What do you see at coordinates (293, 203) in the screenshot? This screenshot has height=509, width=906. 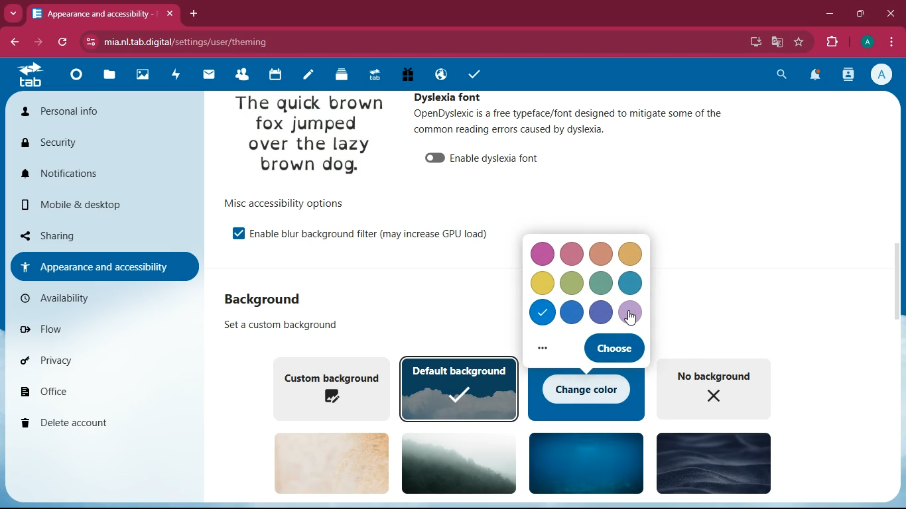 I see `misc accessibility options` at bounding box center [293, 203].